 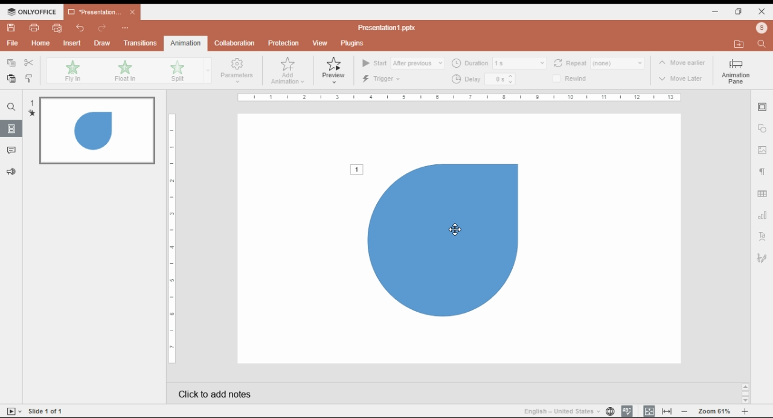 What do you see at coordinates (763, 171) in the screenshot?
I see `paragraph settings` at bounding box center [763, 171].